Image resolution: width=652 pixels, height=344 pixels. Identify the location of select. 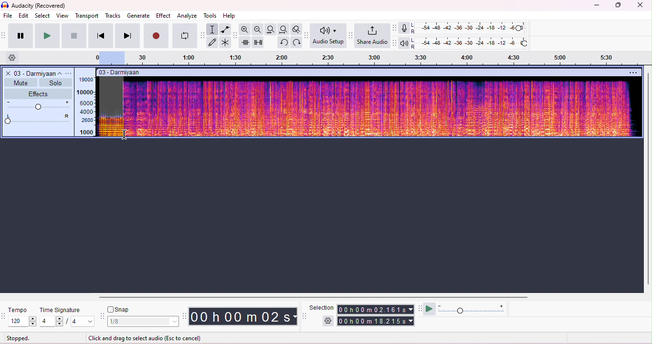
(43, 16).